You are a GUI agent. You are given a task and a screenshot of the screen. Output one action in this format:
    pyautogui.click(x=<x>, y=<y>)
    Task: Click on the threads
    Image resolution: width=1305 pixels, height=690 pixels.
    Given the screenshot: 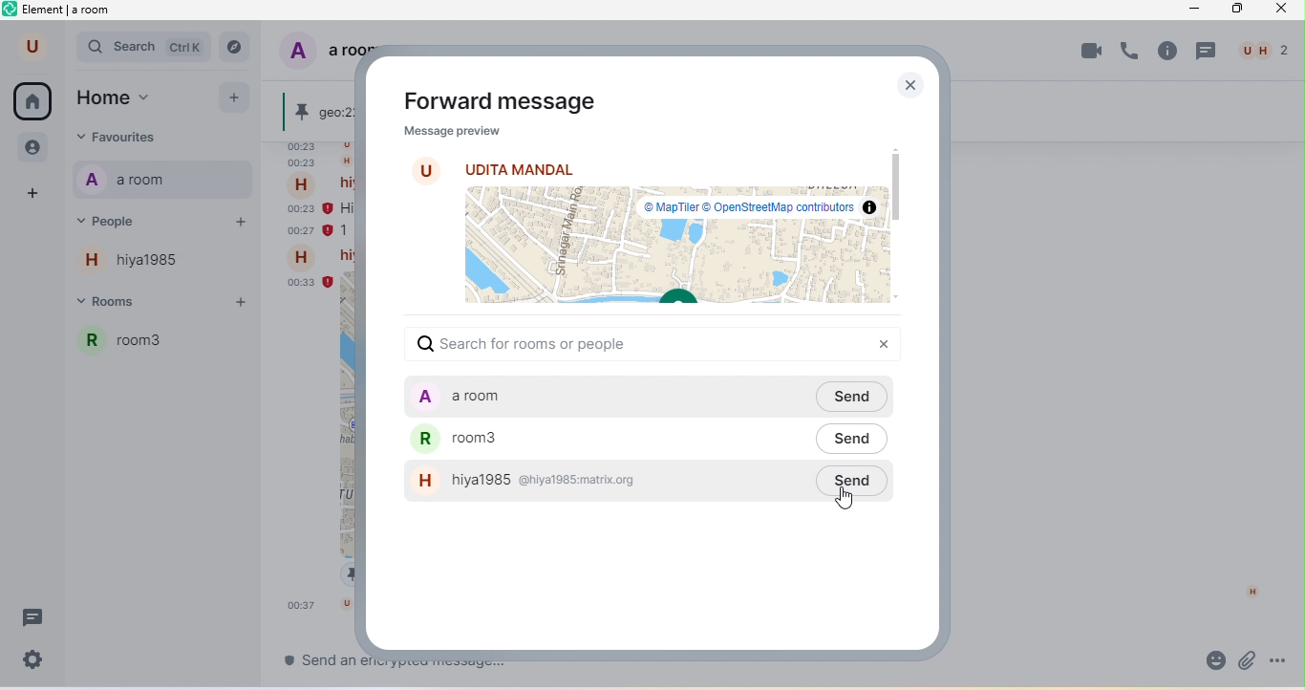 What is the action you would take?
    pyautogui.click(x=35, y=618)
    